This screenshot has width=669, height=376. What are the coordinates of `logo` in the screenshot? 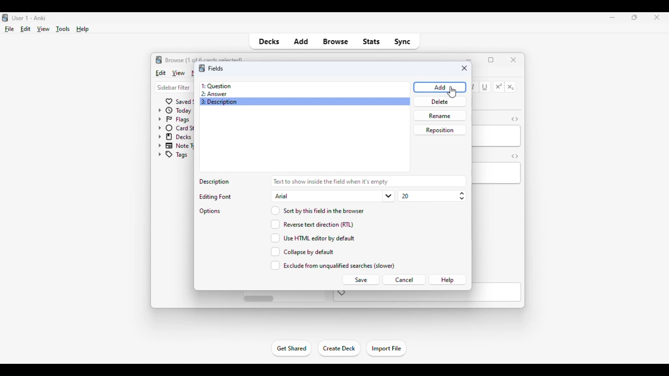 It's located at (159, 60).